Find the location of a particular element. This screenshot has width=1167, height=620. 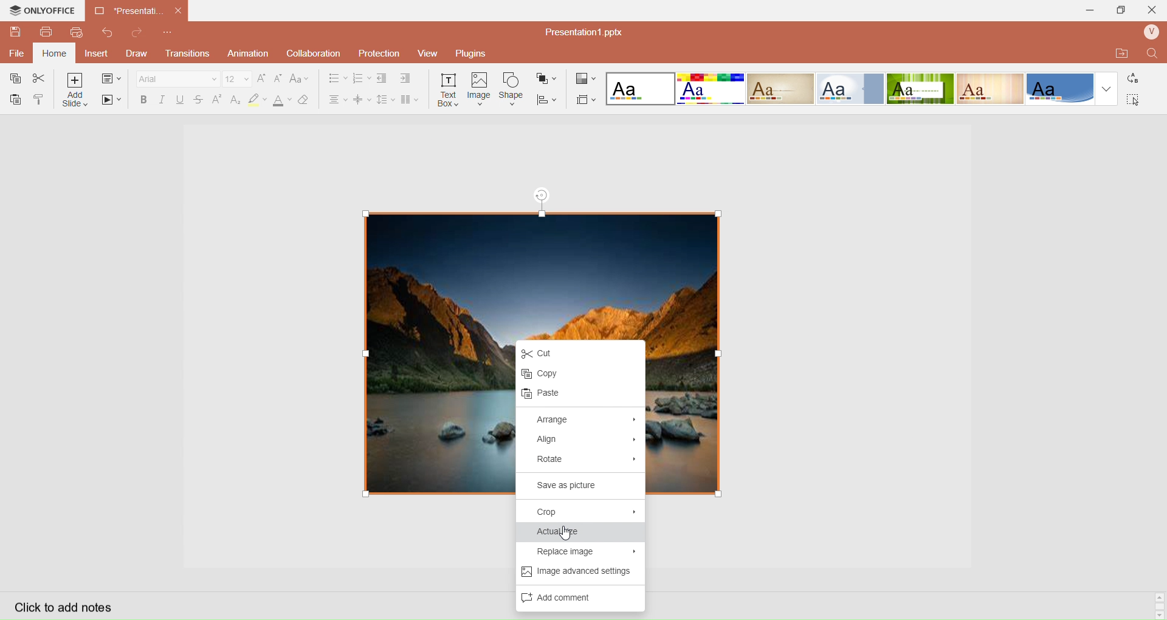

Actual Size is located at coordinates (581, 529).